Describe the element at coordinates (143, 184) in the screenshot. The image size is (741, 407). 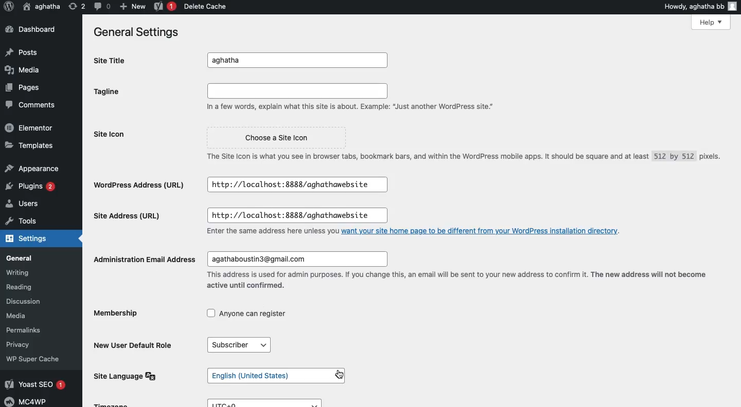
I see `Wordpress address url` at that location.